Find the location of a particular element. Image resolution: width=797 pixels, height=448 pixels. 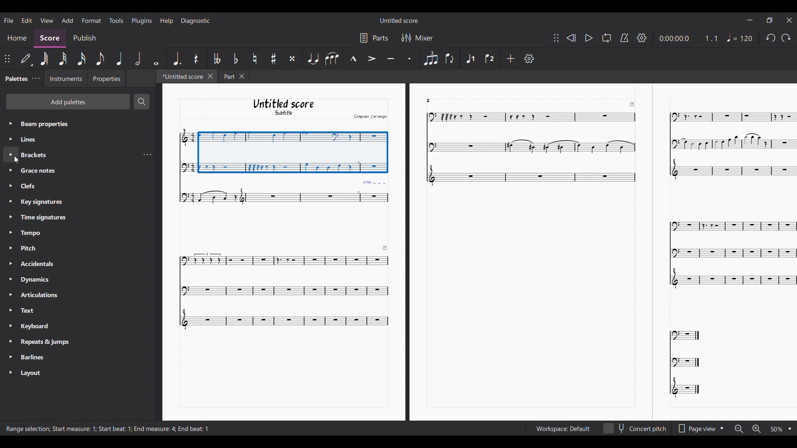

Current duration and ratio is located at coordinates (689, 38).